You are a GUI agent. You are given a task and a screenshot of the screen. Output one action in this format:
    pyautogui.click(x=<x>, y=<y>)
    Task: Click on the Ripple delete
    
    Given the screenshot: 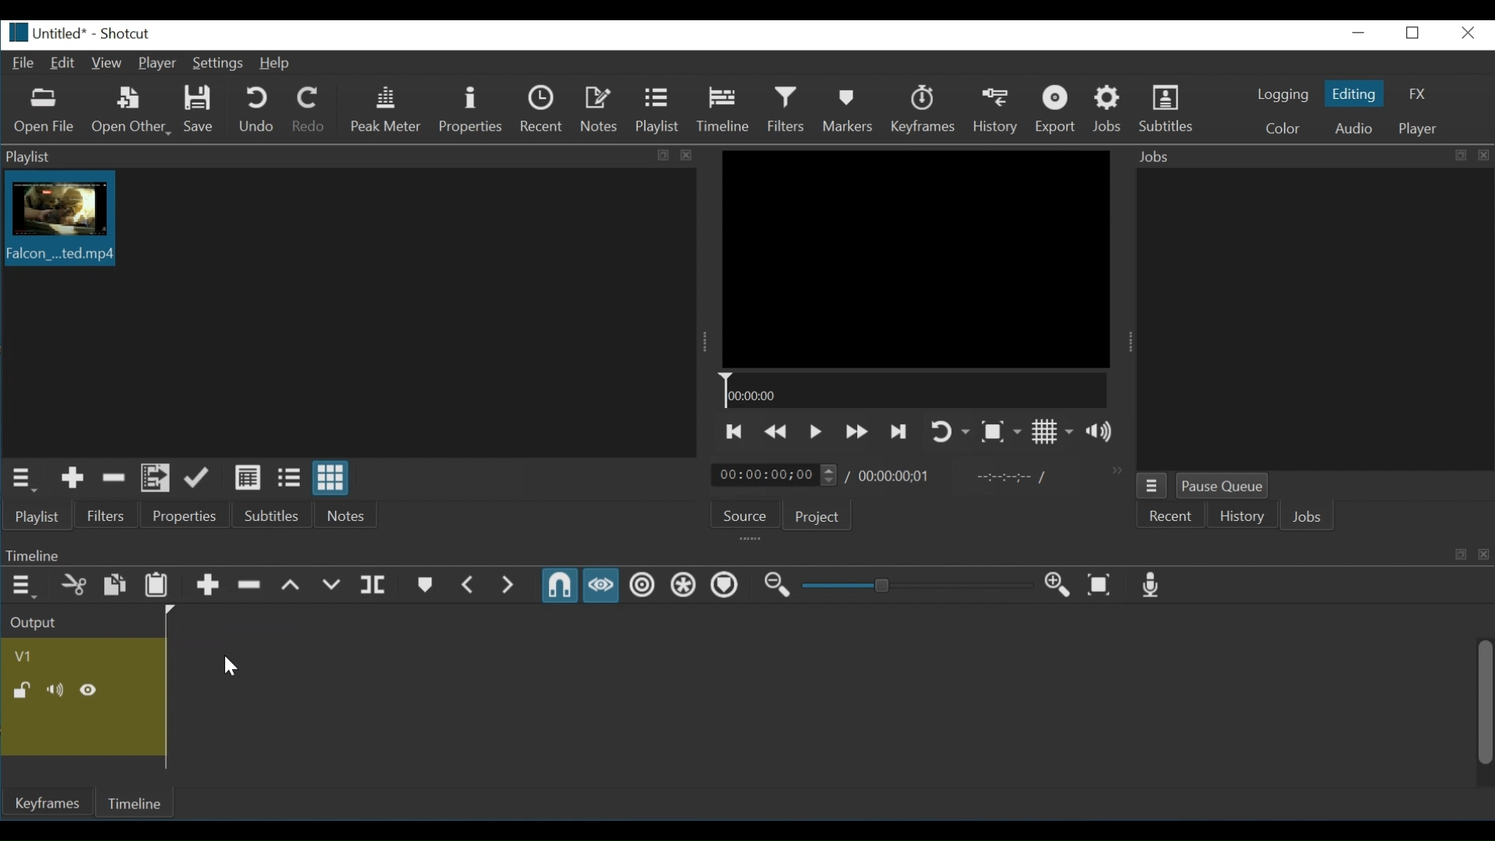 What is the action you would take?
    pyautogui.click(x=250, y=585)
    